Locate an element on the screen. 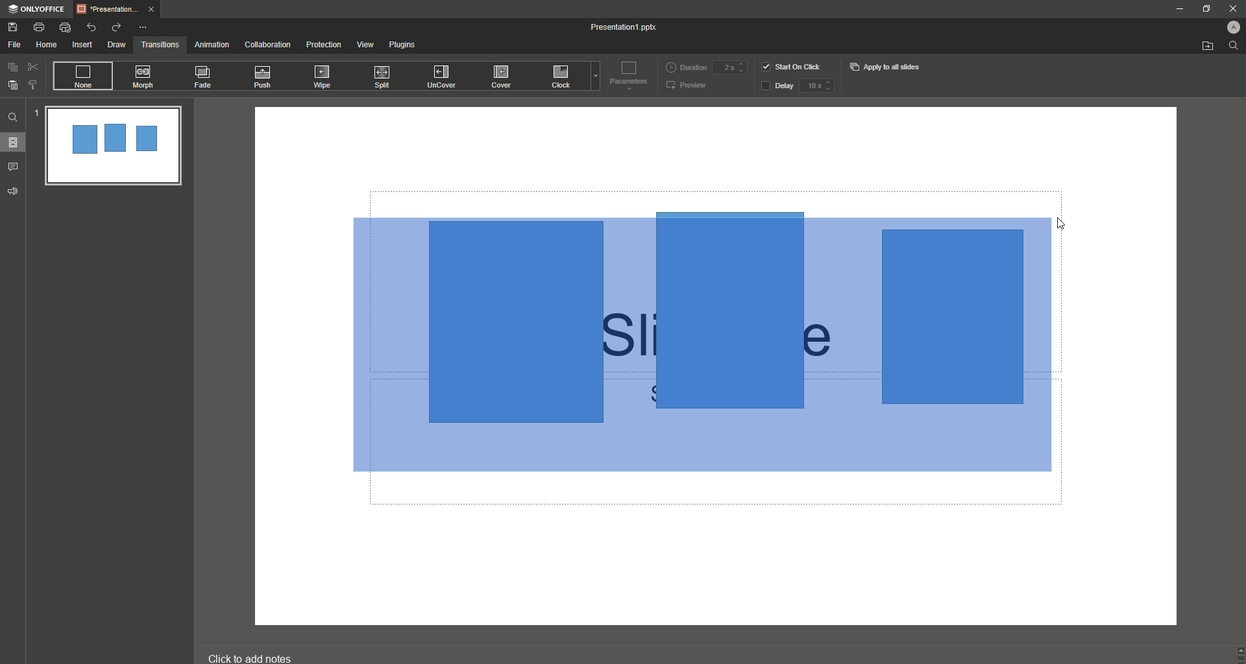 This screenshot has width=1246, height=664. Draw is located at coordinates (117, 45).